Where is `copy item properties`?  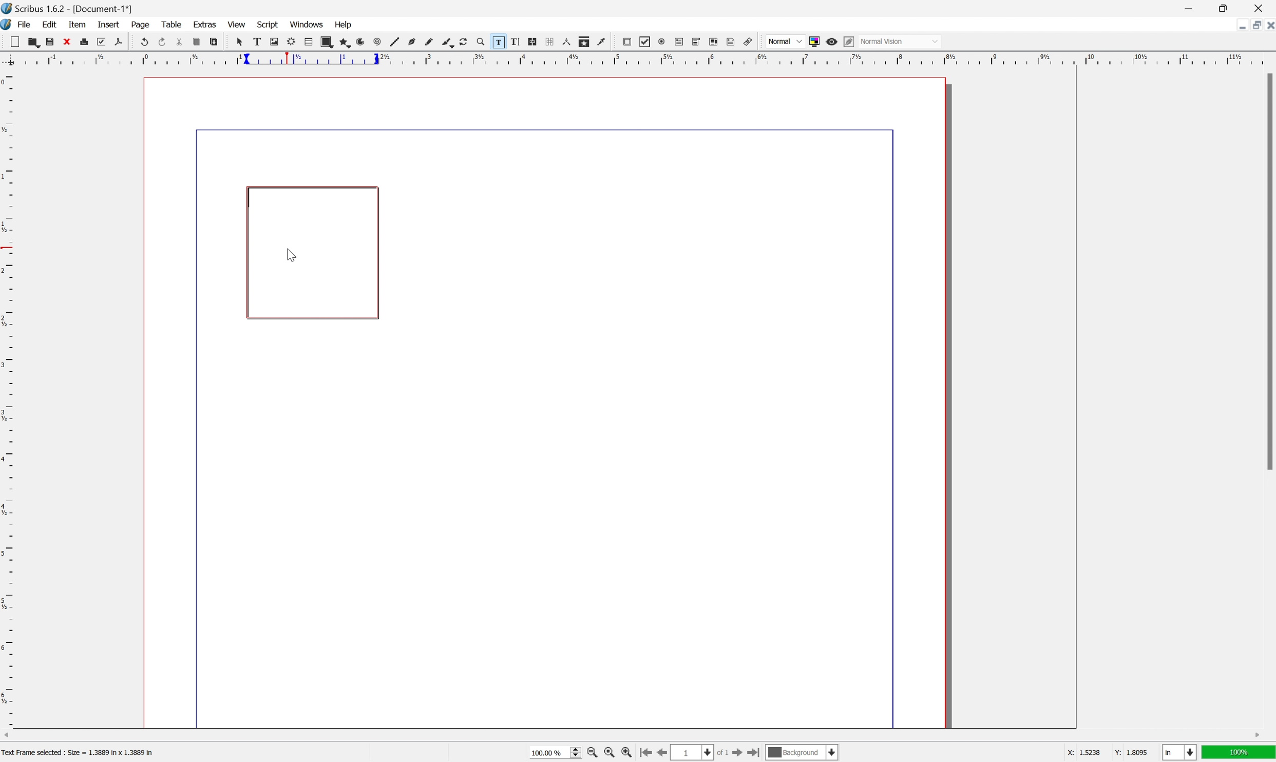
copy item properties is located at coordinates (583, 42).